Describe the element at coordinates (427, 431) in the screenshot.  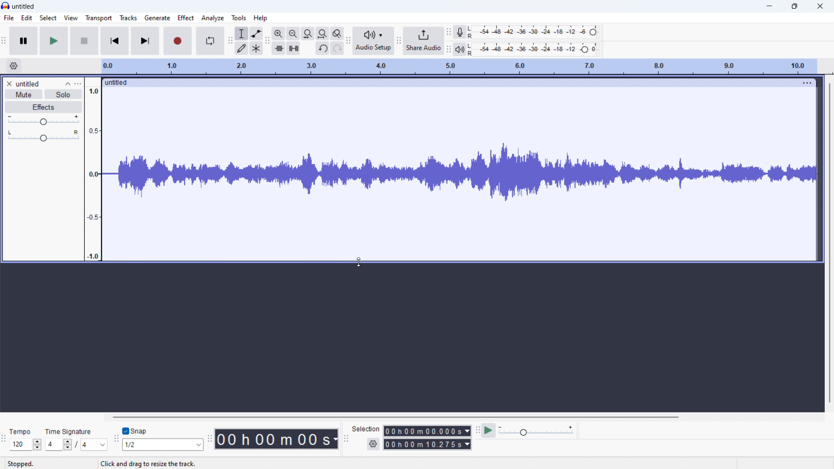
I see `start time` at that location.